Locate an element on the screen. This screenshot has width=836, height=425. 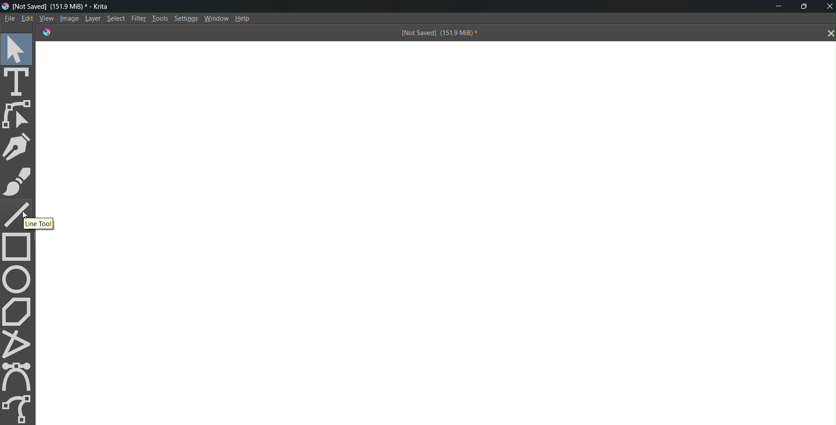
polygon is located at coordinates (18, 311).